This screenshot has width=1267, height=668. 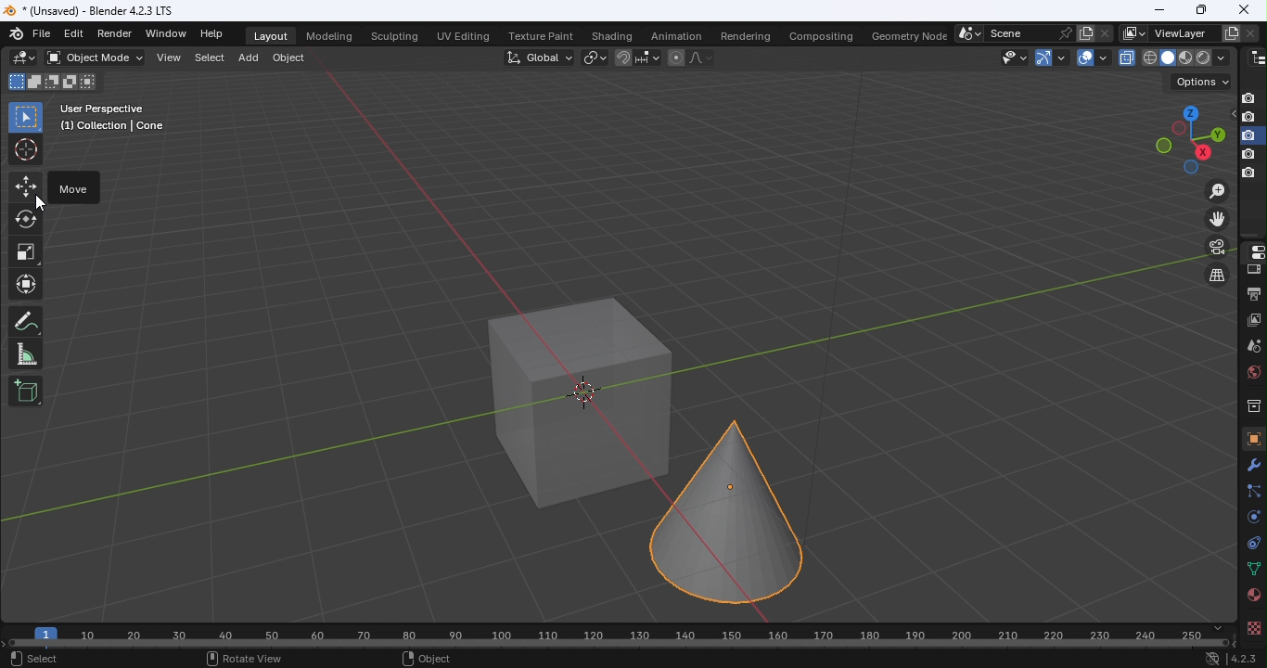 What do you see at coordinates (1133, 33) in the screenshot?
I see `The active workspace view layer showing in the window` at bounding box center [1133, 33].